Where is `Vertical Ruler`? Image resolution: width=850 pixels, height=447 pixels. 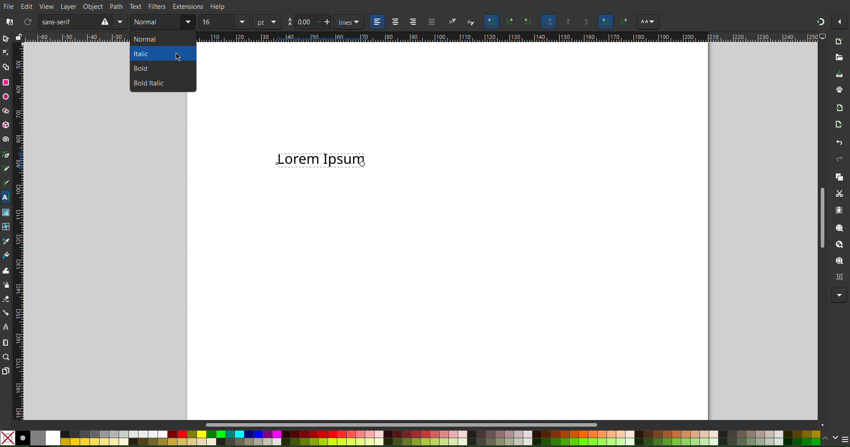 Vertical Ruler is located at coordinates (18, 230).